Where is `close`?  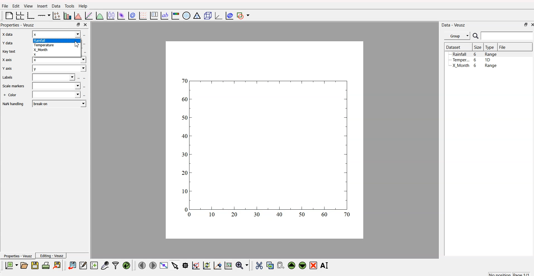
close is located at coordinates (86, 25).